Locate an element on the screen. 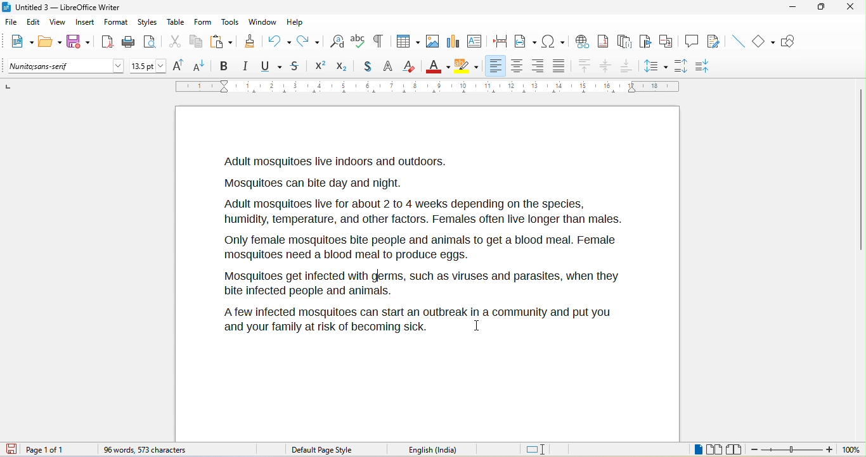  zoom is located at coordinates (806, 450).